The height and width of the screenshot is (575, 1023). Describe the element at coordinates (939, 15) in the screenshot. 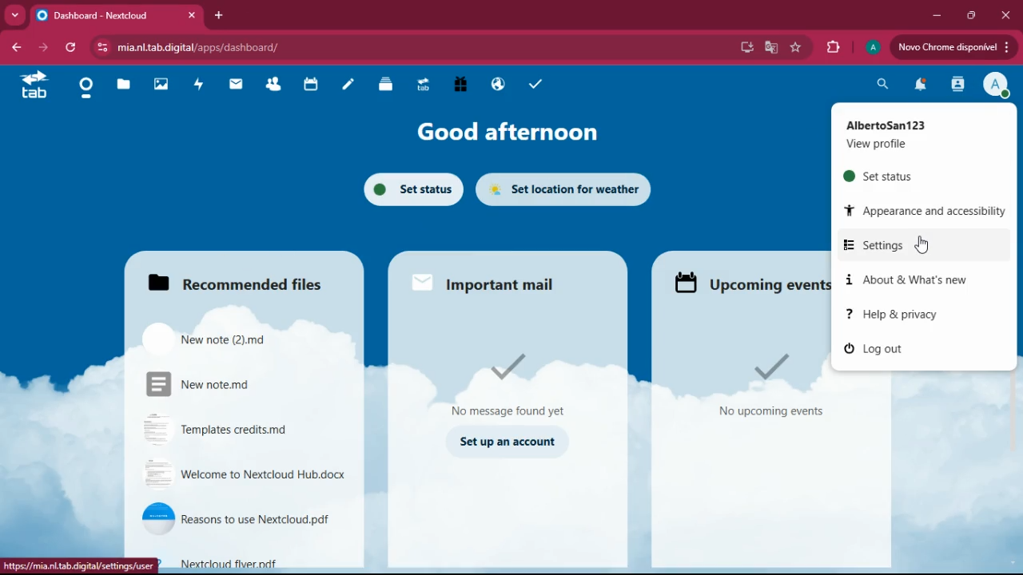

I see `minimize` at that location.